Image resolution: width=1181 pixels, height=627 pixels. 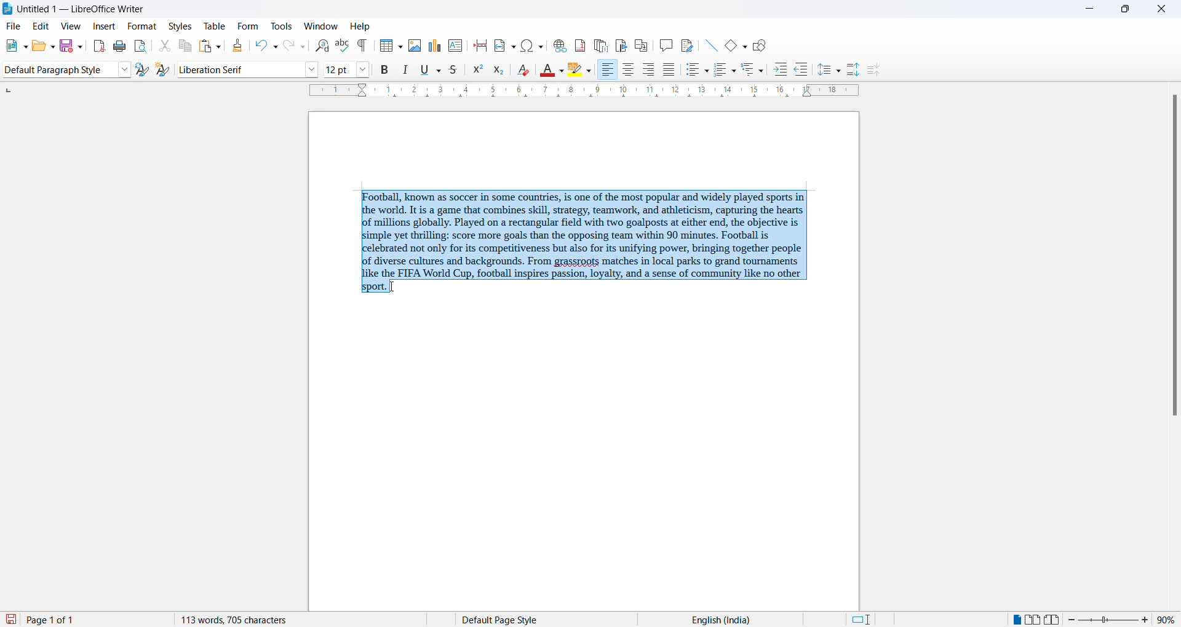 I want to click on superscript, so click(x=479, y=70).